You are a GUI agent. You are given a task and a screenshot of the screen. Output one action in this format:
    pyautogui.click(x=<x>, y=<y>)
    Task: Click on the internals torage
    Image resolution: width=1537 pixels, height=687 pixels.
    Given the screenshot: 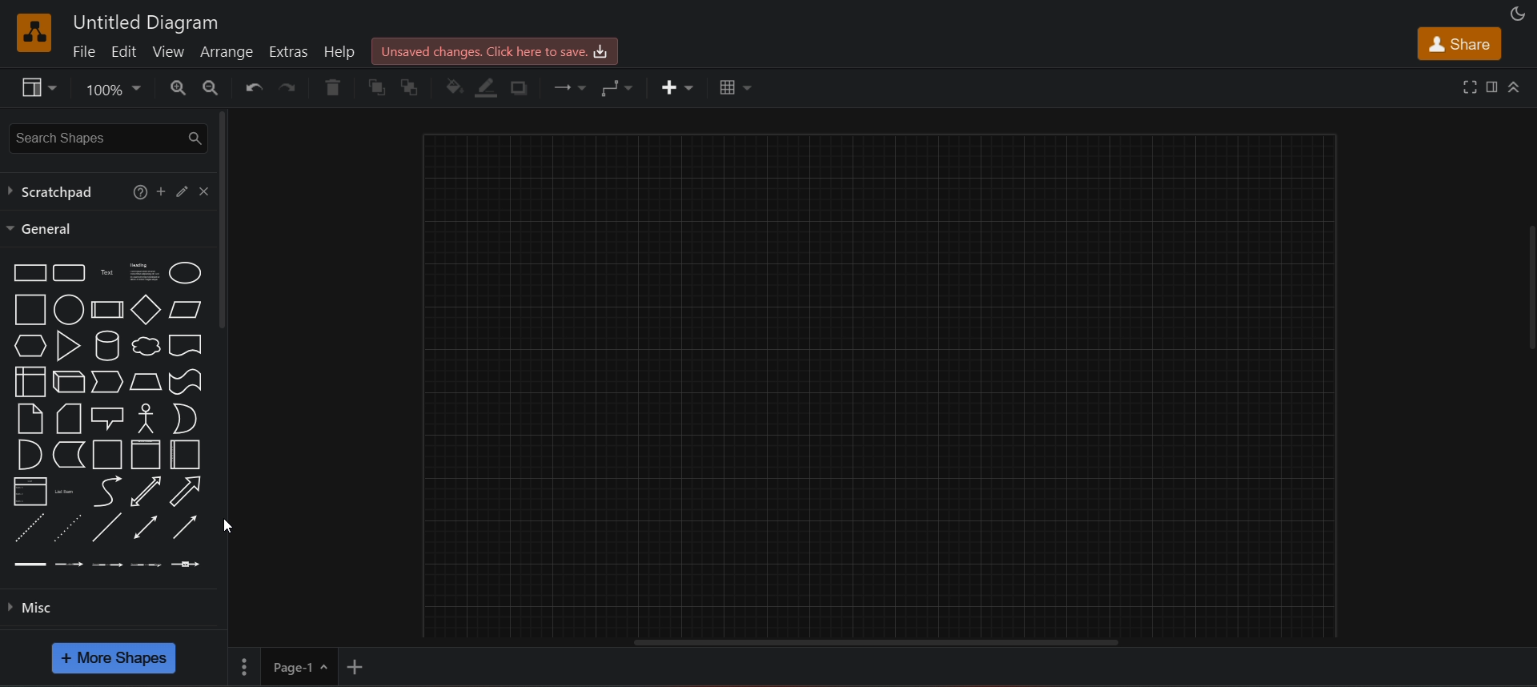 What is the action you would take?
    pyautogui.click(x=30, y=380)
    